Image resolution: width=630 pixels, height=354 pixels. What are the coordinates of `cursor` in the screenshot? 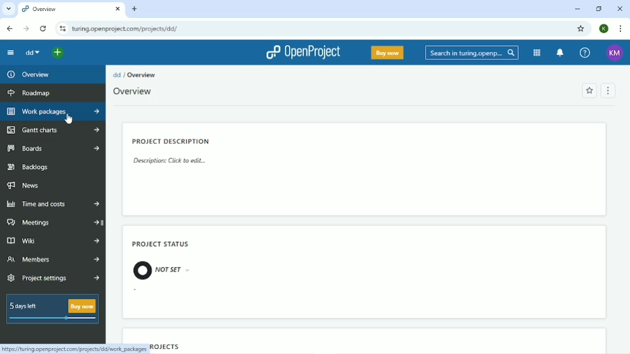 It's located at (66, 118).